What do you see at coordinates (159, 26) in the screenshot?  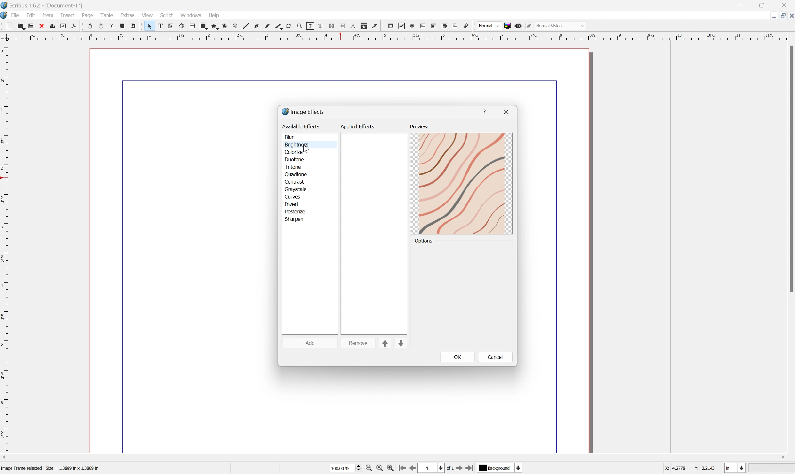 I see `Text frame` at bounding box center [159, 26].